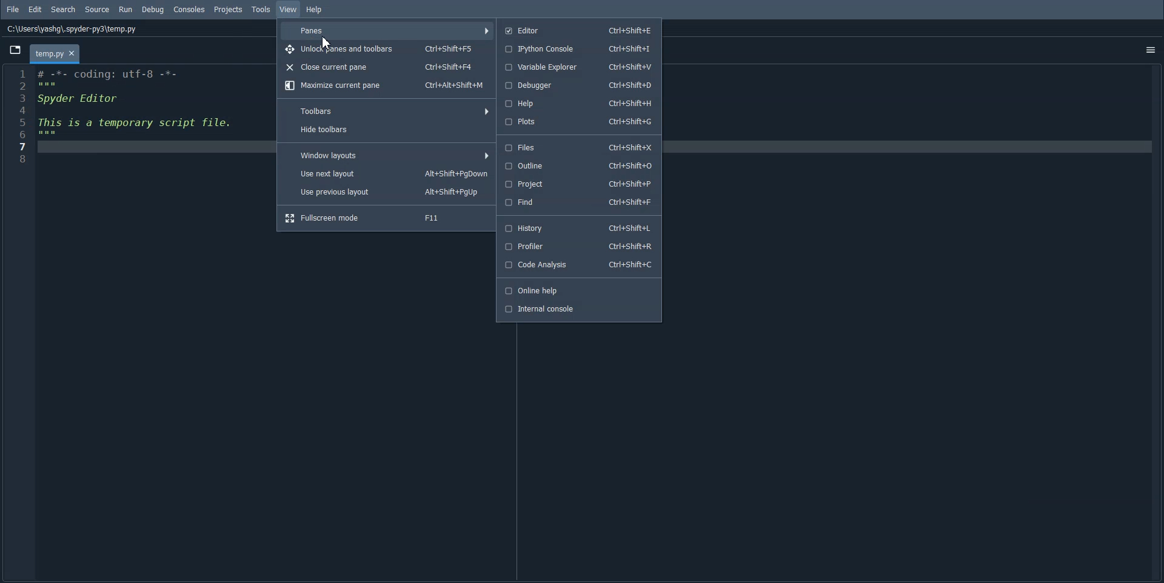 The height and width of the screenshot is (583, 1164). I want to click on Debug, so click(152, 10).